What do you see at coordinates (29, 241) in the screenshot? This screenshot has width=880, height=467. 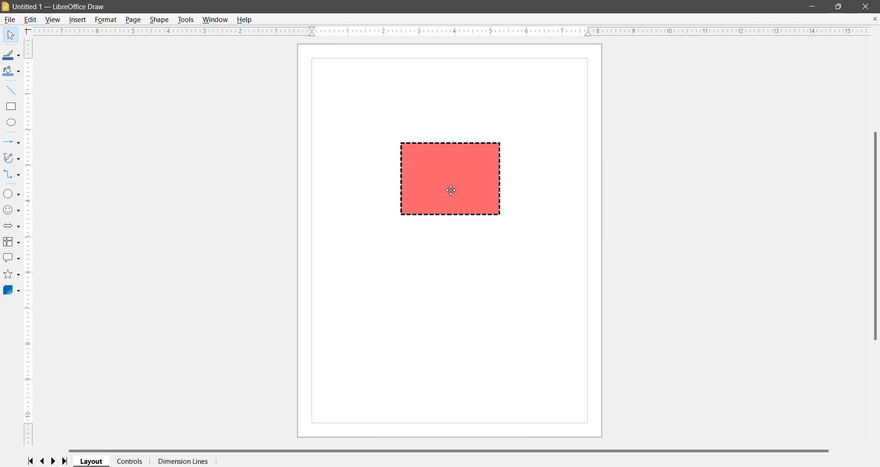 I see `Vertical Scroll Bar` at bounding box center [29, 241].